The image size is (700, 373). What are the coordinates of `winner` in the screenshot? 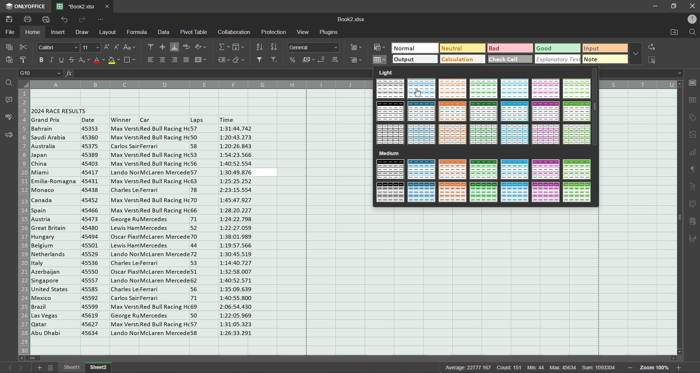 It's located at (122, 120).